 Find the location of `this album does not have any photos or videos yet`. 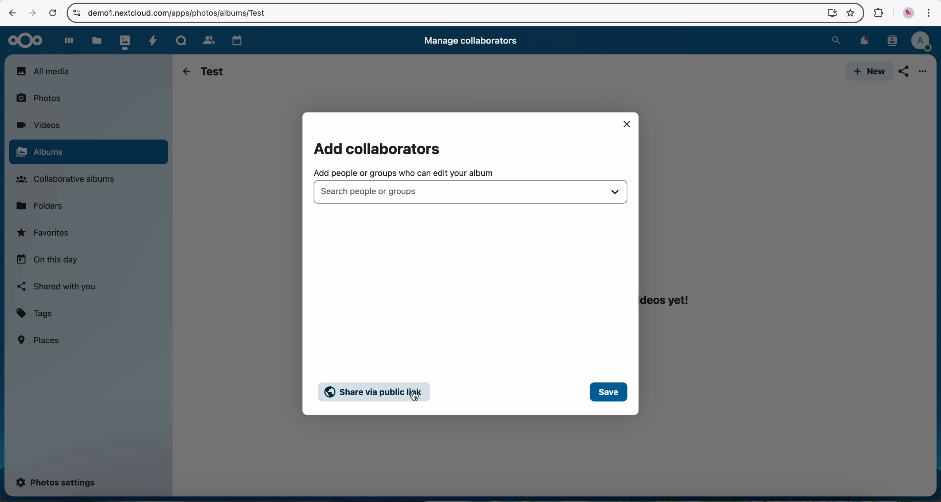

this album does not have any photos or videos yet is located at coordinates (672, 278).